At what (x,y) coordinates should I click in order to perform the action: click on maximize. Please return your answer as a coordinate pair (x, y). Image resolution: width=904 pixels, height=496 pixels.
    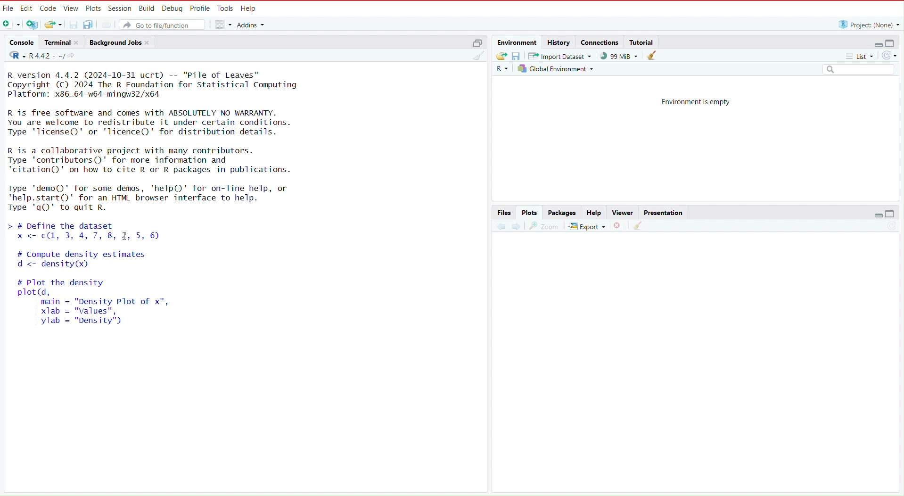
    Looking at the image, I should click on (478, 43).